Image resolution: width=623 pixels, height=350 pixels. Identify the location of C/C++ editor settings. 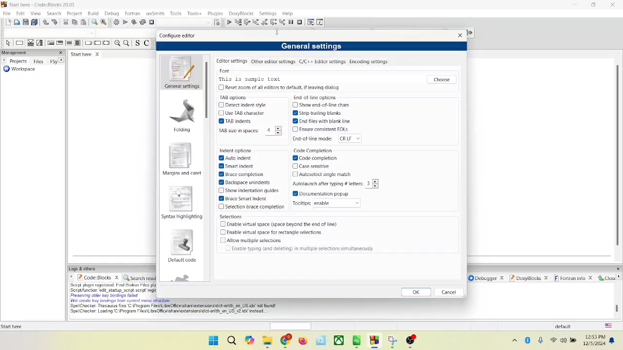
(323, 62).